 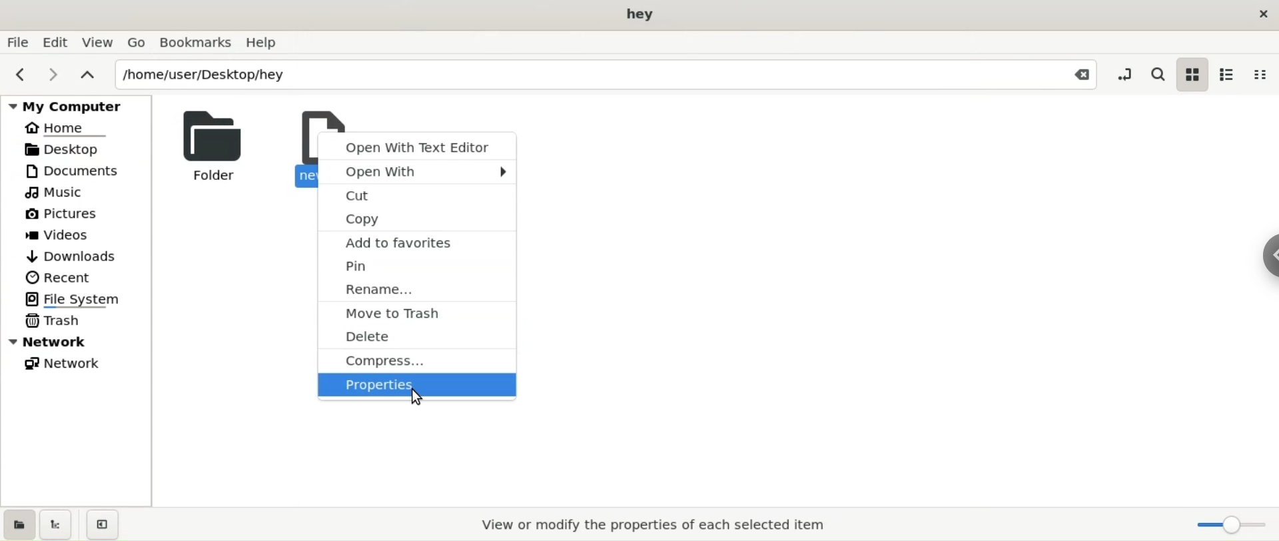 I want to click on File System, so click(x=78, y=298).